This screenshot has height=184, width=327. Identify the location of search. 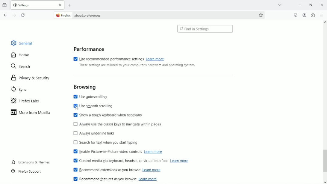
(22, 67).